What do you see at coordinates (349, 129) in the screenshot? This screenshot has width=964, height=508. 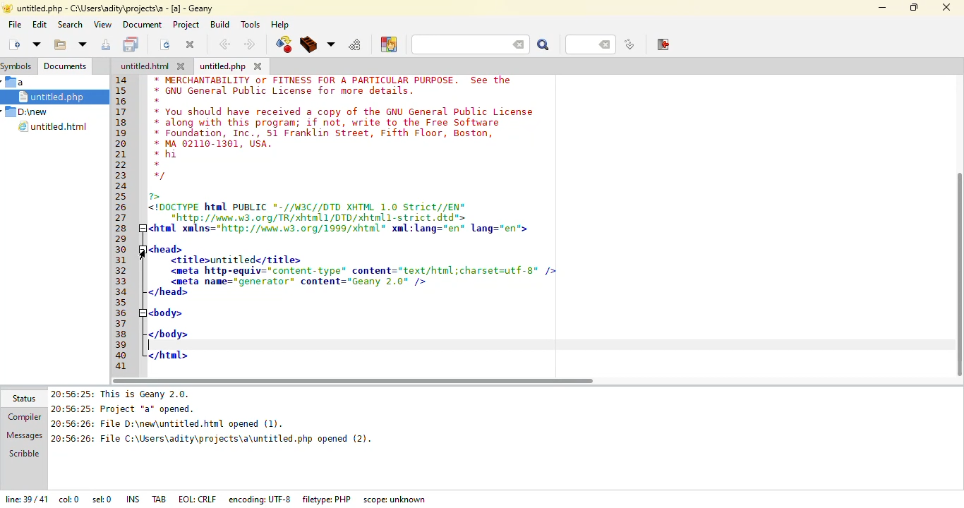 I see `* MERCHANTABILITY or FITNESS FOR A PARTICULAR PURPOSE. See the* GNU General Public License for more details.* You should have received a copy of the GNU General Public License* along with this program; if not, write to the Free Software* Foundation, Inc., 51 Franklin Street, Fifth Floor, Boston,* MA 02110-1301, USA.* hi * */` at bounding box center [349, 129].